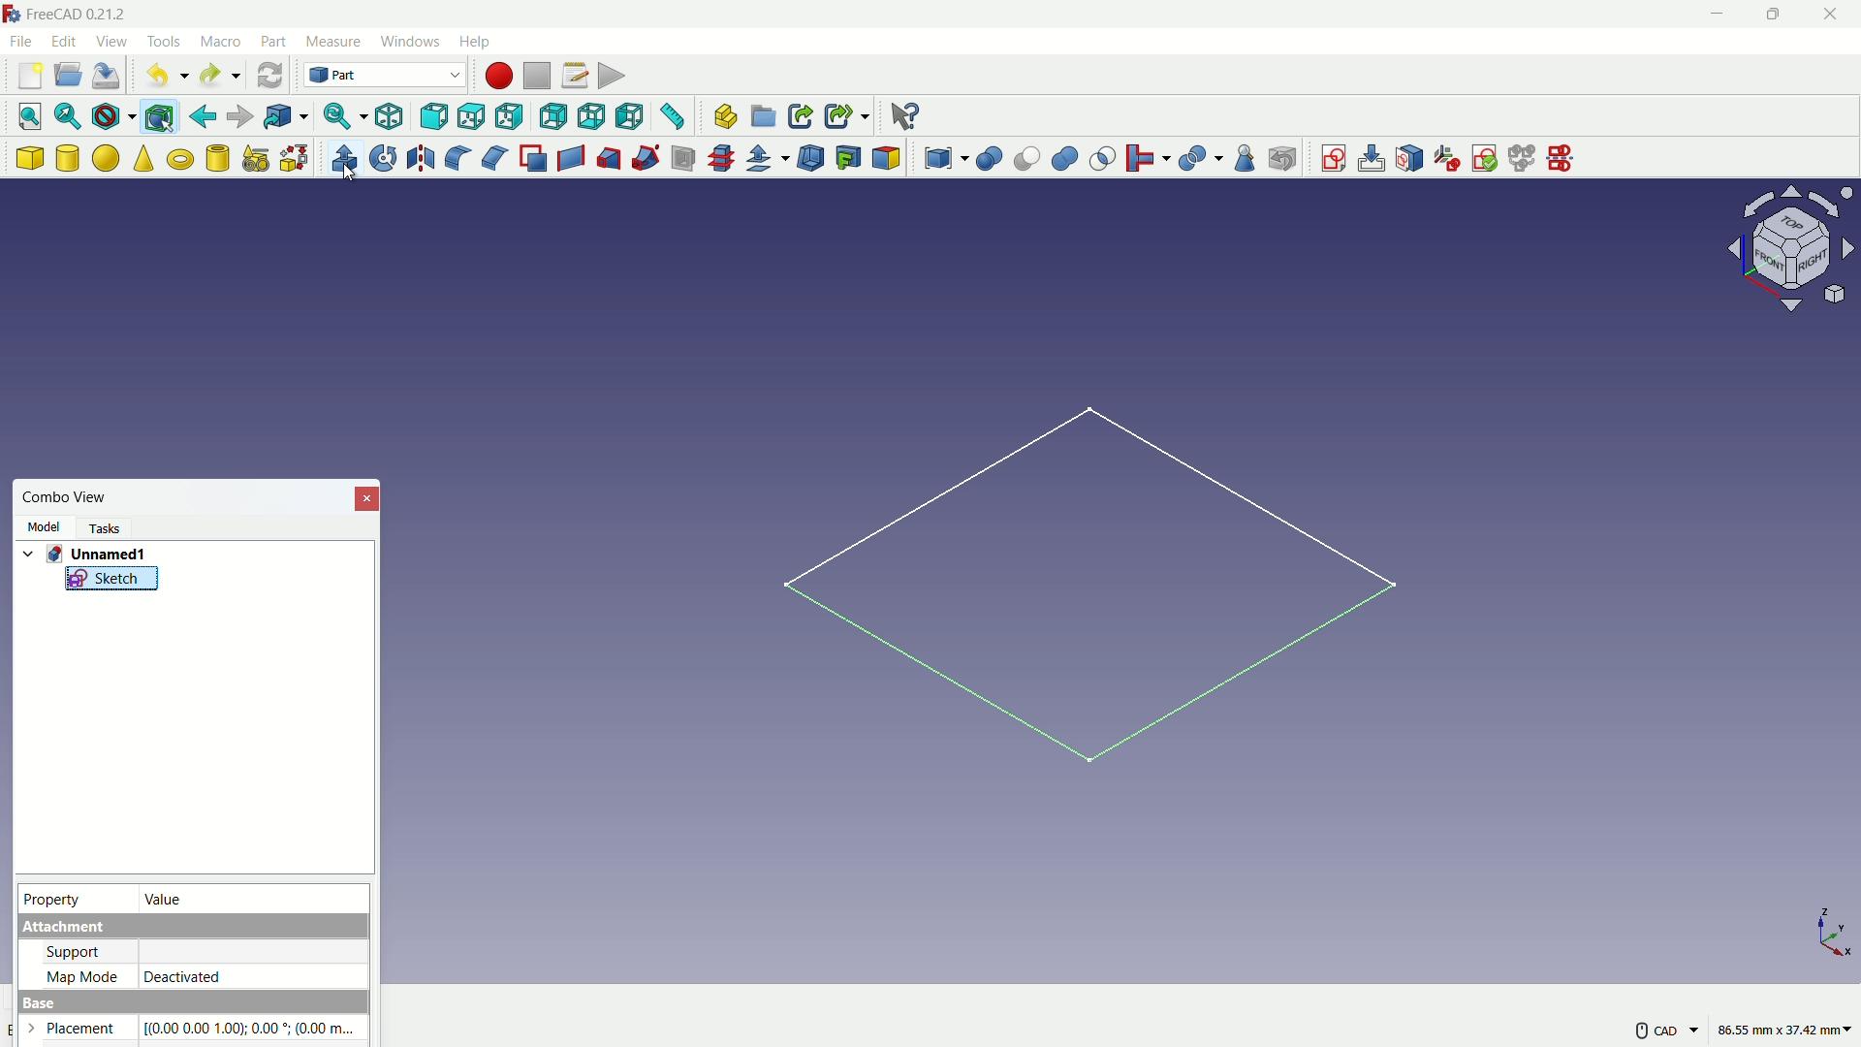  Describe the element at coordinates (1819, 930) in the screenshot. I see `X,Y and Z axis` at that location.